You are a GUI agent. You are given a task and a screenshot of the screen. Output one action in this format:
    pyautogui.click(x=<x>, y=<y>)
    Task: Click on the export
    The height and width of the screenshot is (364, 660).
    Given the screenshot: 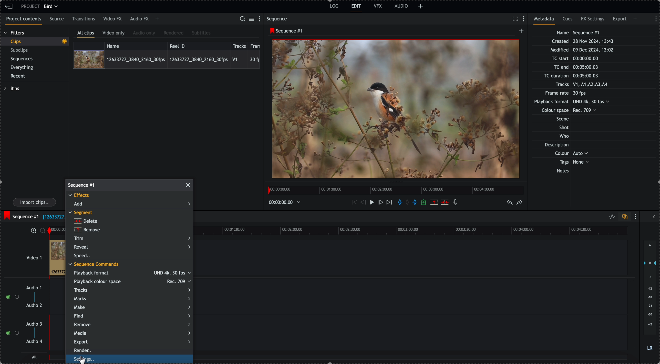 What is the action you would take?
    pyautogui.click(x=132, y=342)
    